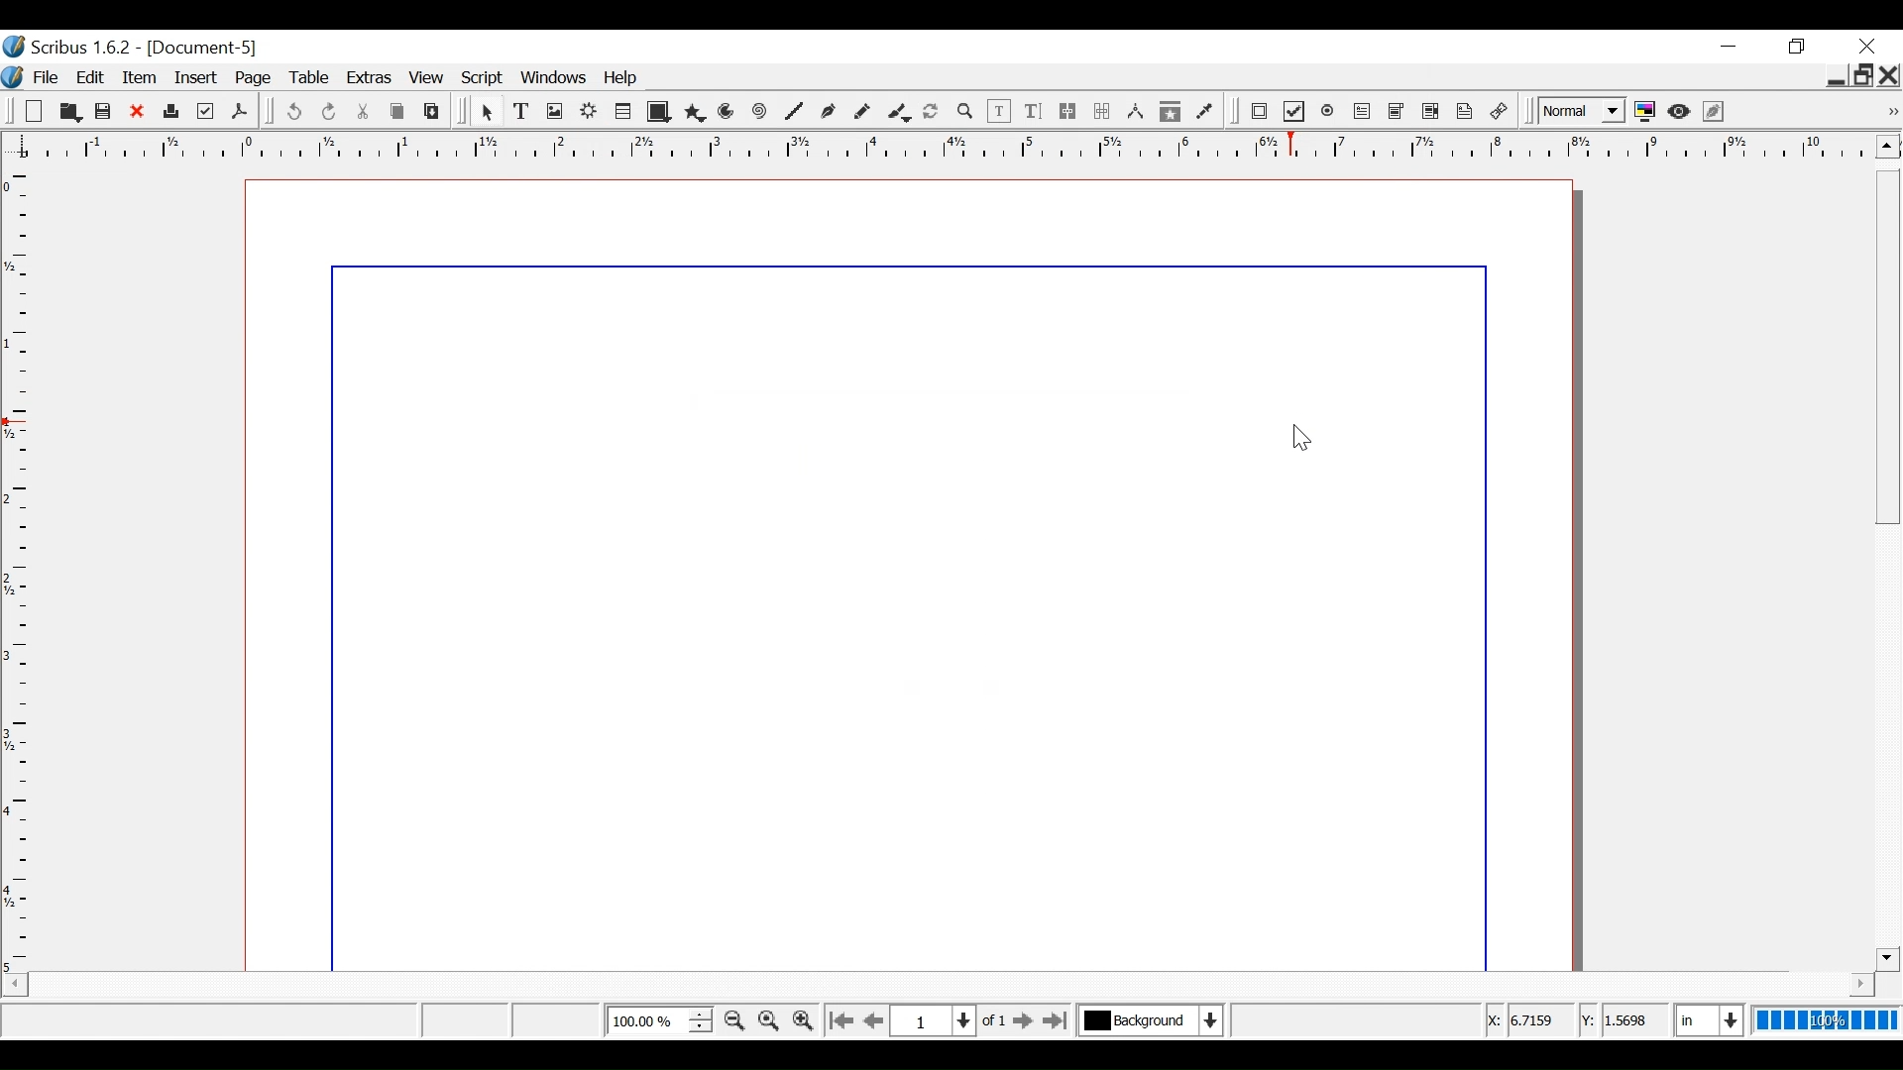  I want to click on Insert , so click(198, 78).